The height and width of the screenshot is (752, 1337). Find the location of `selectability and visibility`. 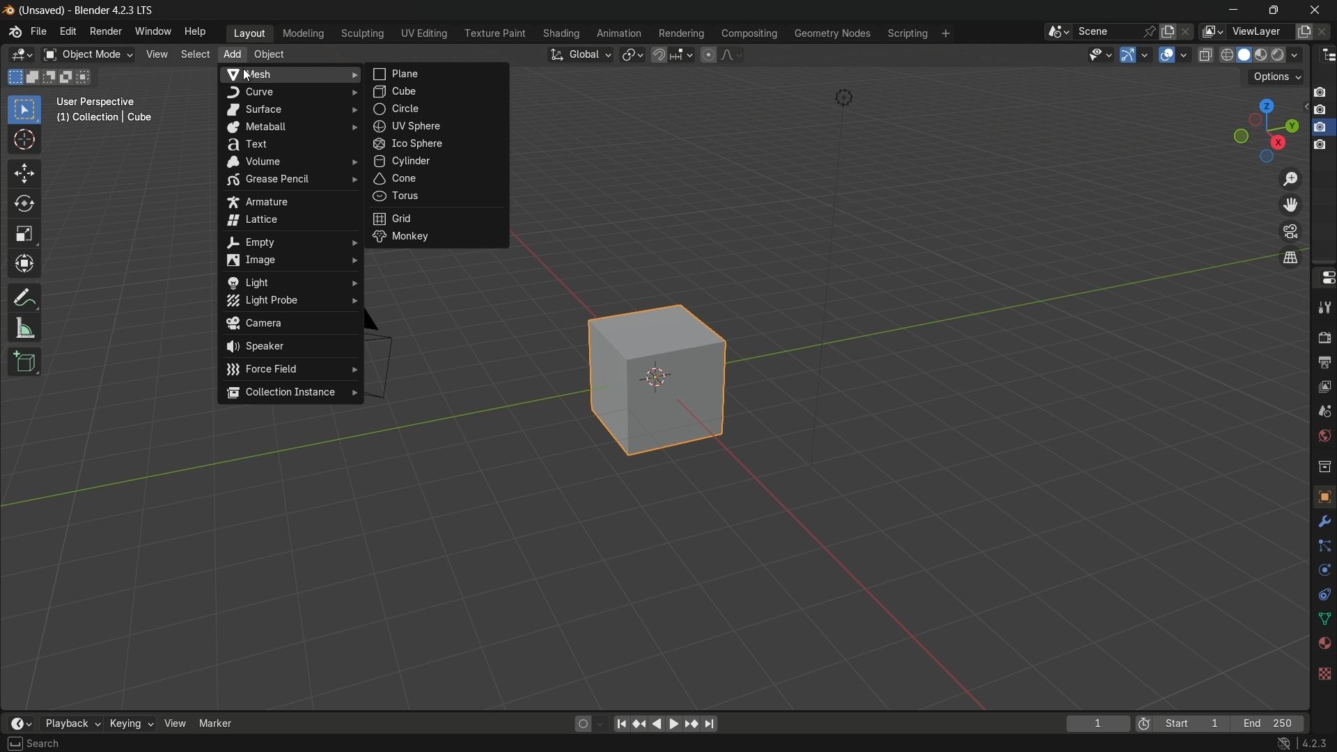

selectability and visibility is located at coordinates (1101, 54).